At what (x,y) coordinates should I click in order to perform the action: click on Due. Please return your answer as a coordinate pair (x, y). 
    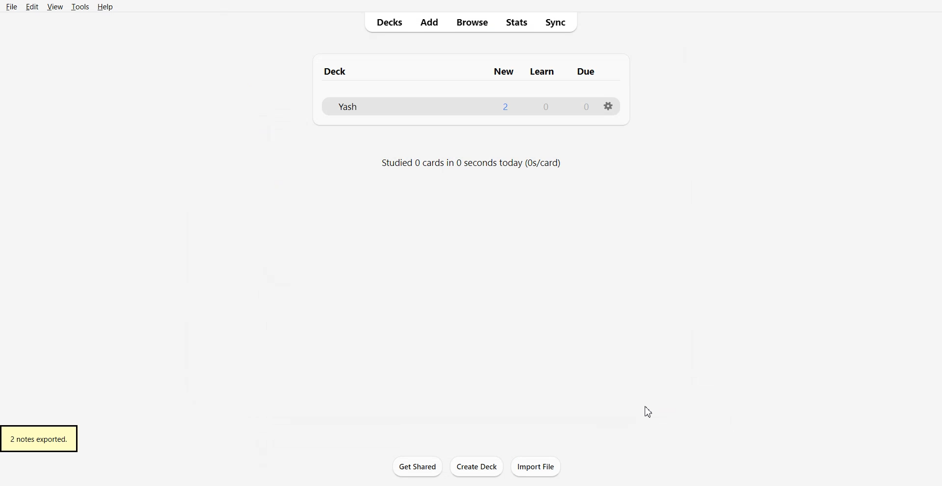
    Looking at the image, I should click on (587, 71).